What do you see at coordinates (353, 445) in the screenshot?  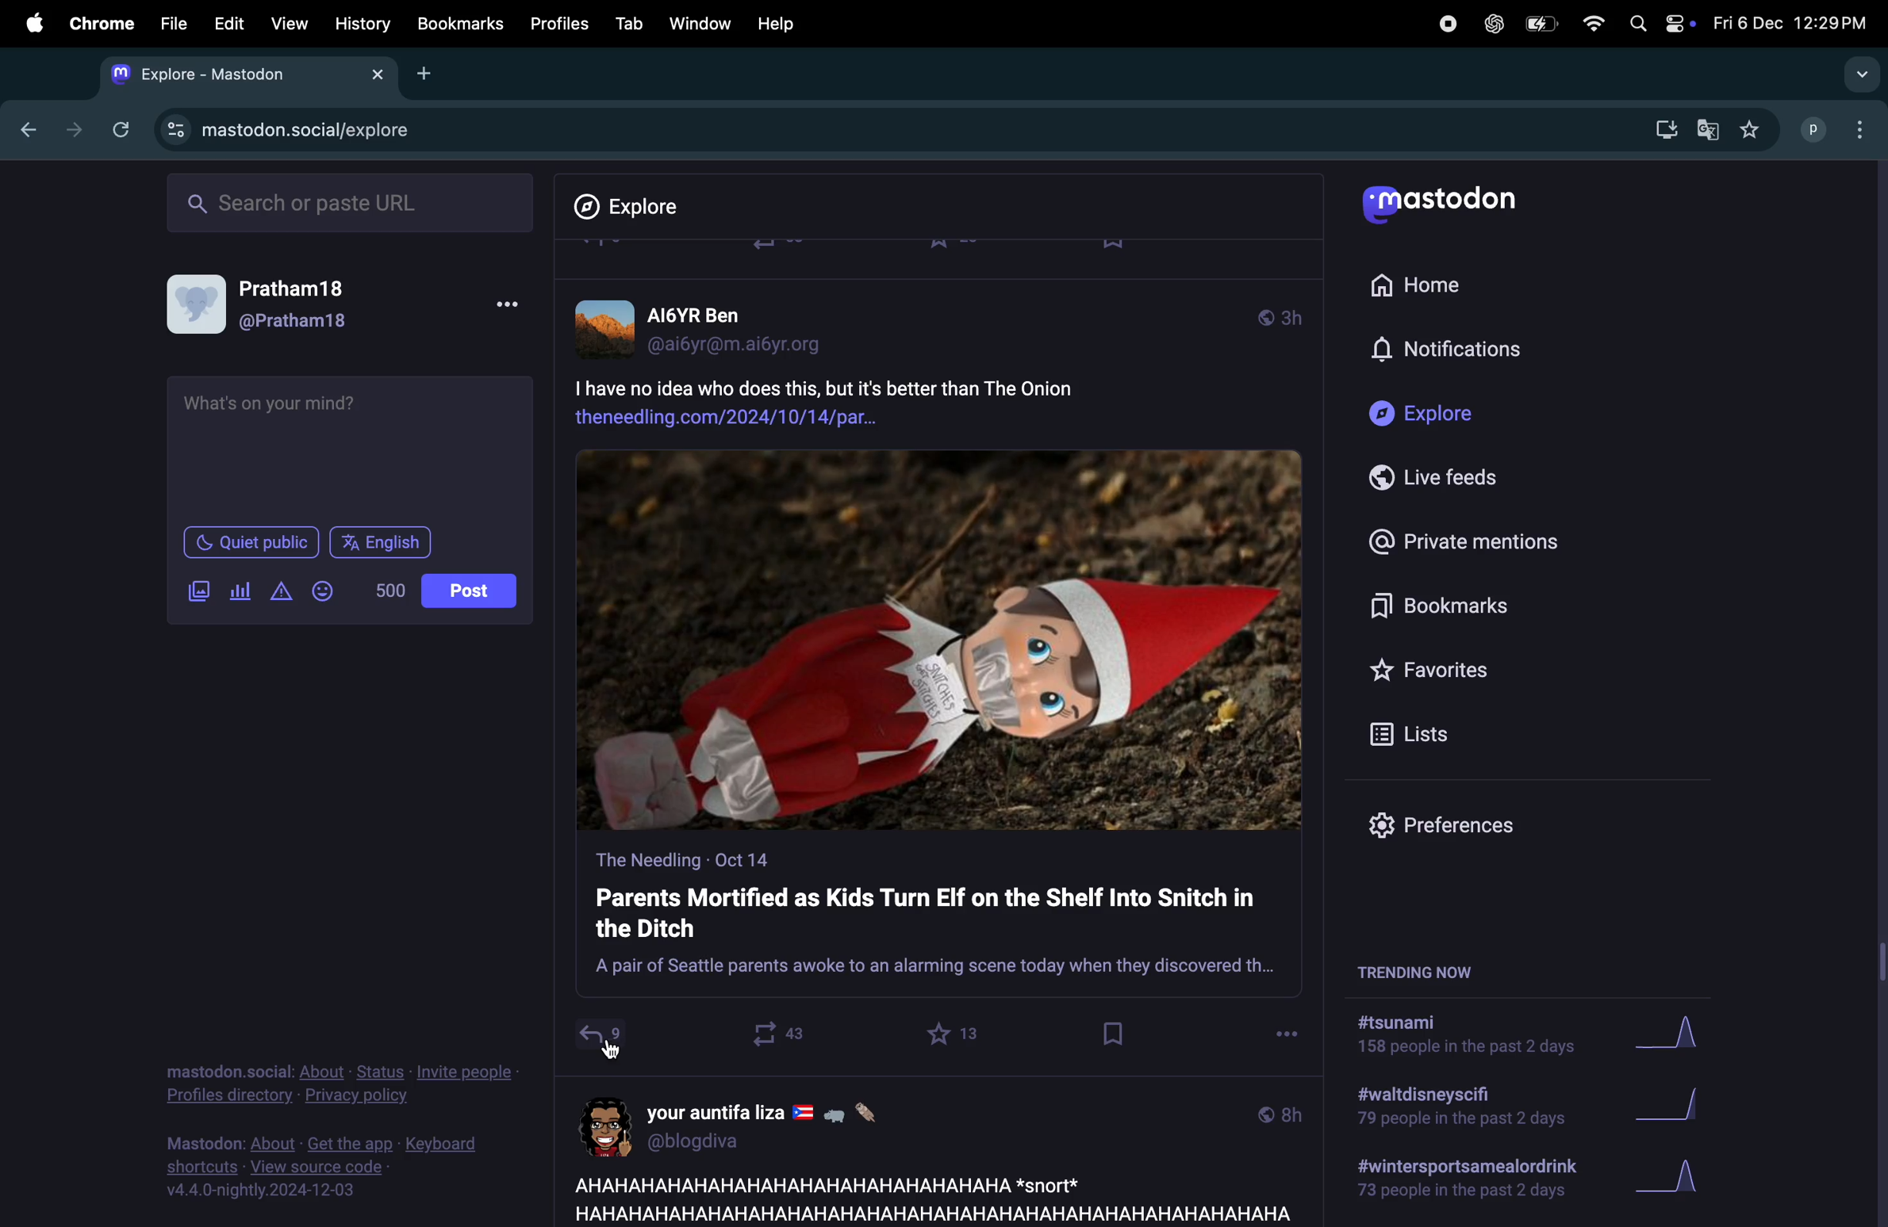 I see `text box` at bounding box center [353, 445].